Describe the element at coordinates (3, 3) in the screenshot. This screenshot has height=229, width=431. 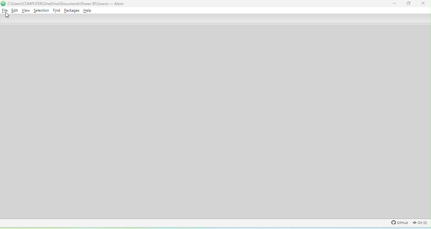
I see `app icon` at that location.